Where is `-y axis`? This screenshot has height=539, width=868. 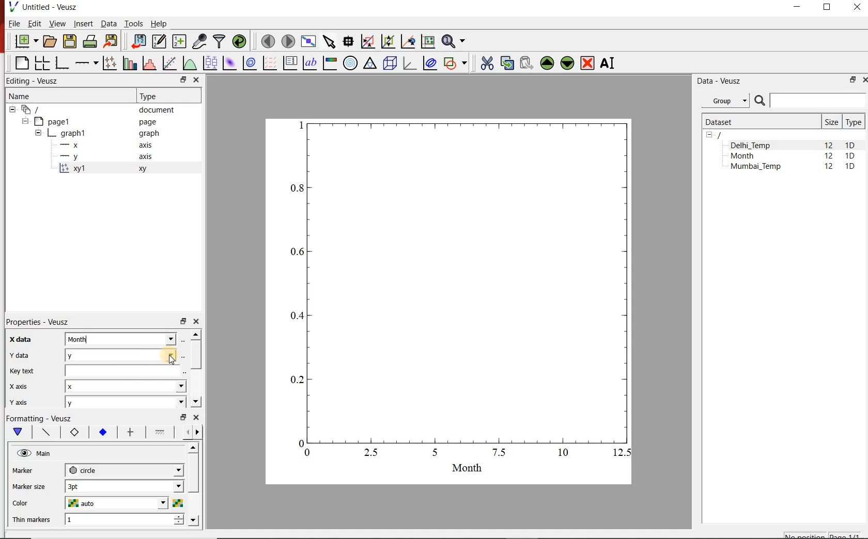 -y axis is located at coordinates (102, 157).